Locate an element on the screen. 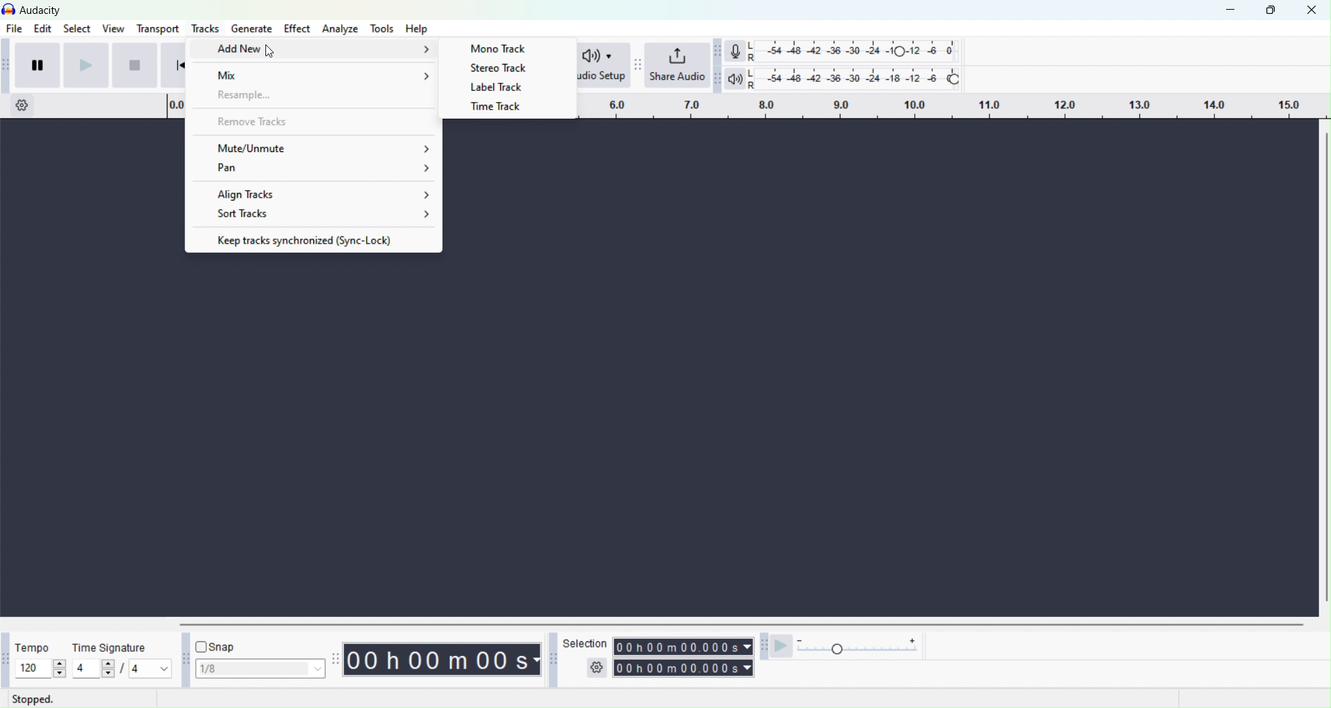 The width and height of the screenshot is (1331, 708). Playback level is located at coordinates (853, 78).